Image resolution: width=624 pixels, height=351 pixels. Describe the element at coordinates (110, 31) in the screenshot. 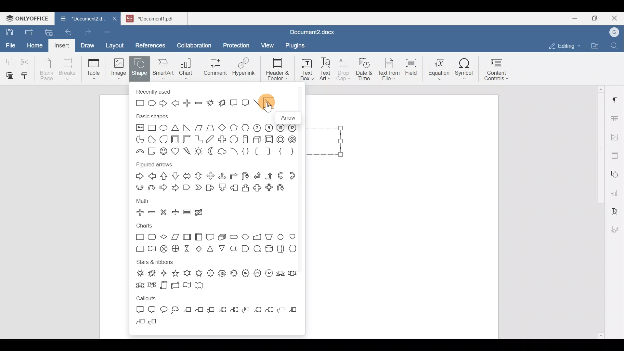

I see `Customize quick access toolbar` at that location.